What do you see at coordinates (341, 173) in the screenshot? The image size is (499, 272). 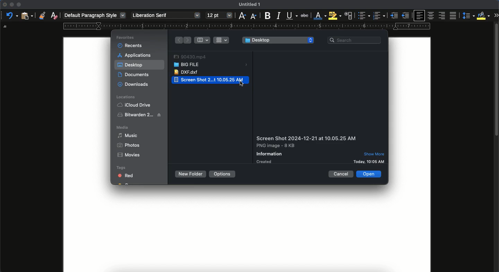 I see `cancel` at bounding box center [341, 173].